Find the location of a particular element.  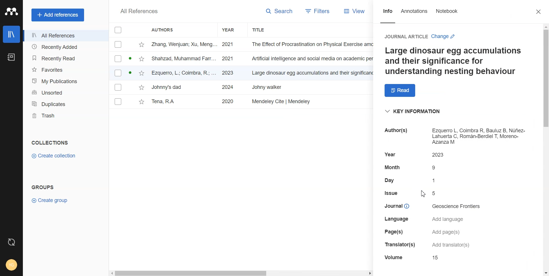

details is located at coordinates (391, 193).